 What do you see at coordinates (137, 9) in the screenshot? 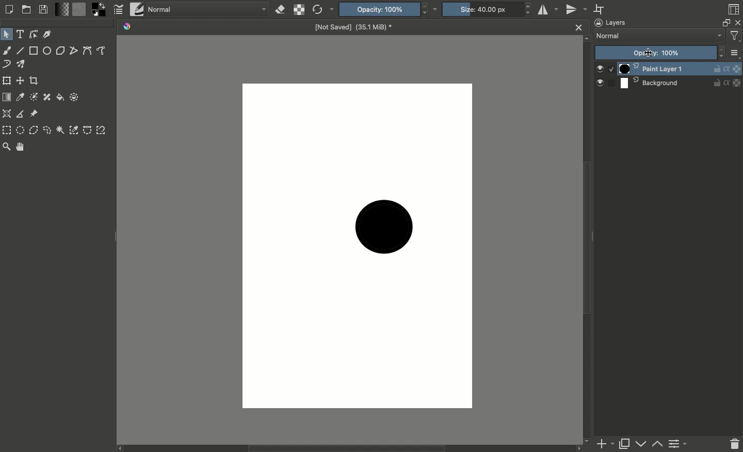
I see `Brush` at bounding box center [137, 9].